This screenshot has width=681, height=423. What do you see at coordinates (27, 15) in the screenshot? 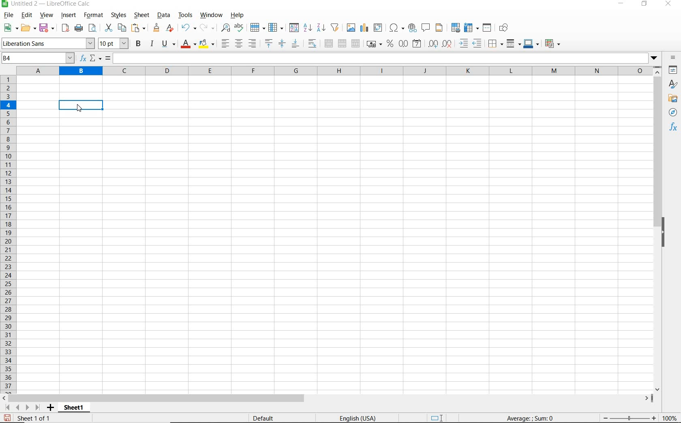
I see `edit` at bounding box center [27, 15].